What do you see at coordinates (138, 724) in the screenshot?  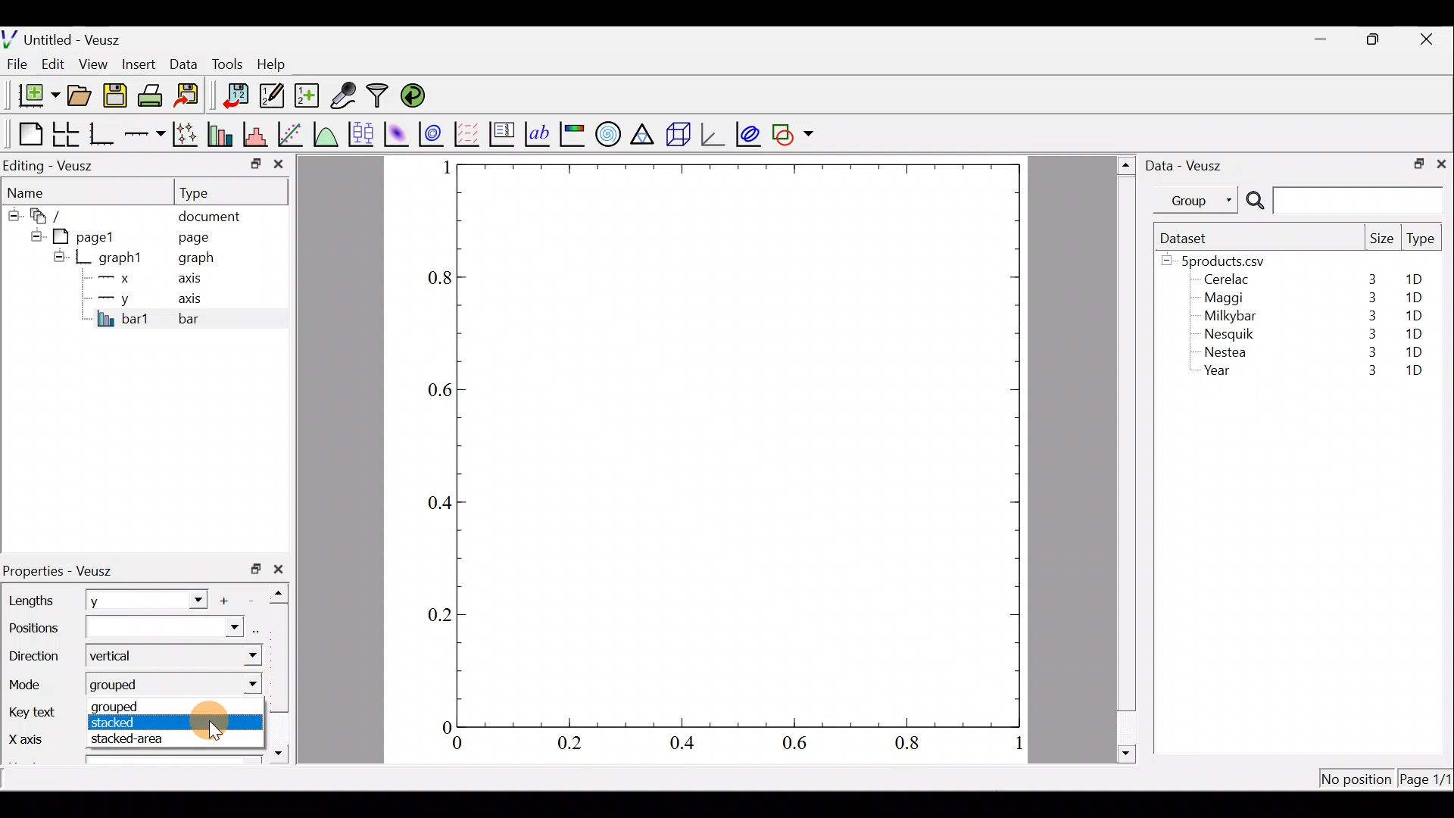 I see `stacked` at bounding box center [138, 724].